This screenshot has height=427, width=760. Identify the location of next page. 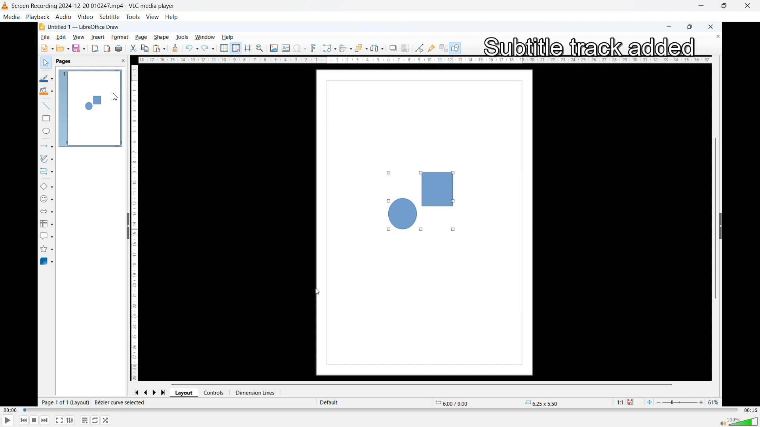
(157, 391).